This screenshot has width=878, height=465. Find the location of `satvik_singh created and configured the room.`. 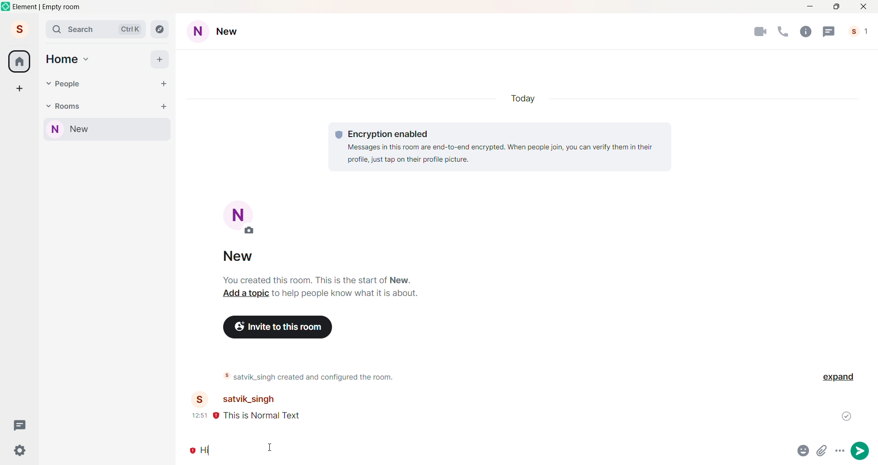

satvik_singh created and configured the room. is located at coordinates (324, 377).